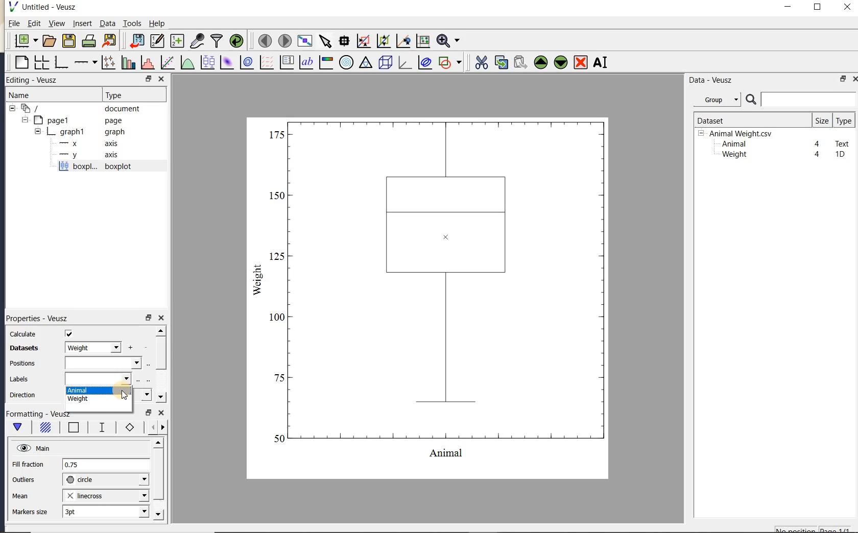 This screenshot has height=533, width=858. I want to click on base graph, so click(60, 62).